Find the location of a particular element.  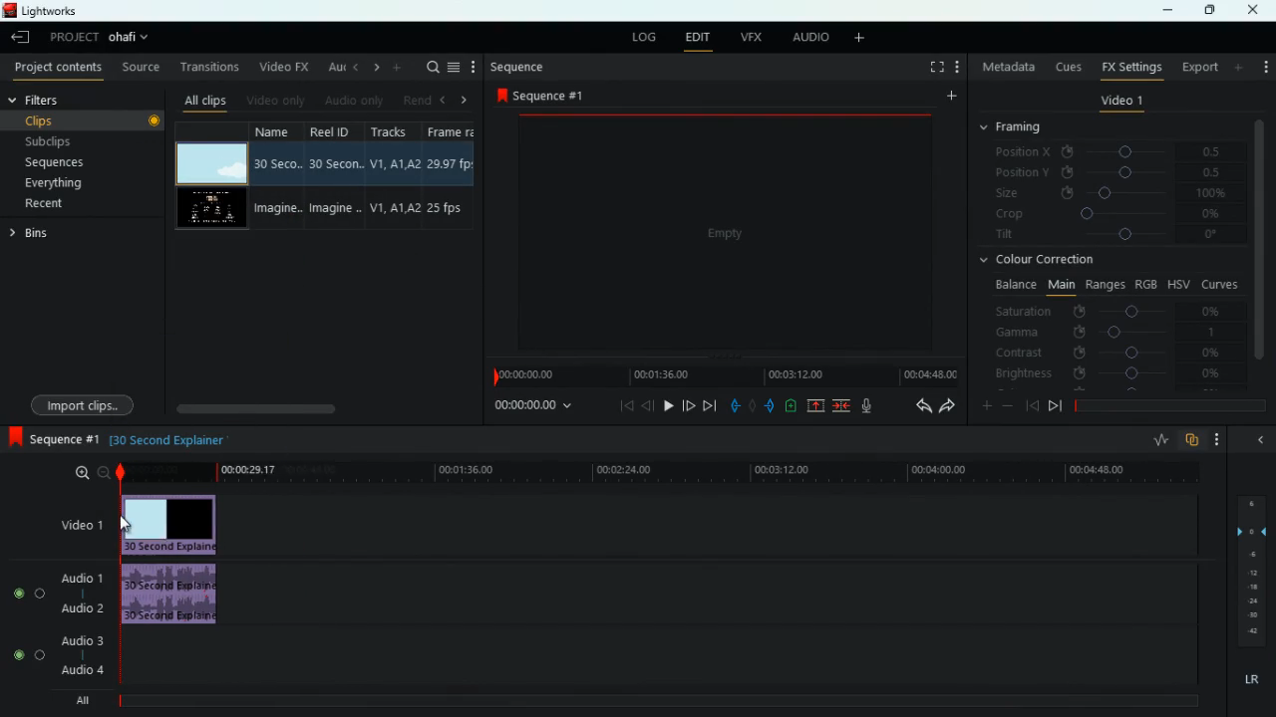

sequence 1 is located at coordinates (53, 439).